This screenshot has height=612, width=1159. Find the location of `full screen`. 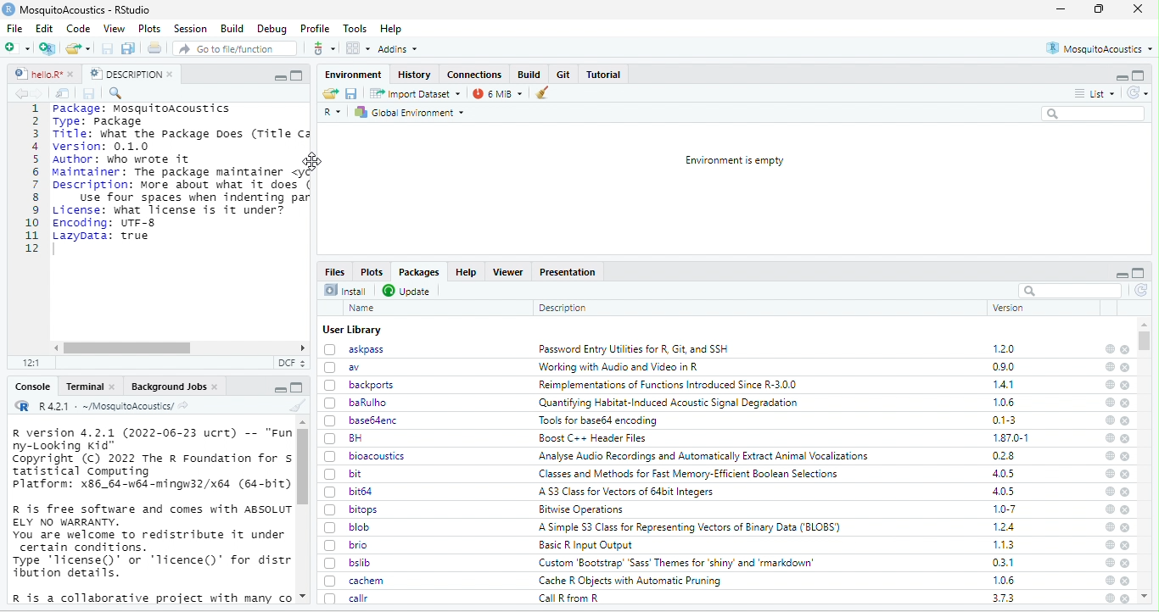

full screen is located at coordinates (297, 387).